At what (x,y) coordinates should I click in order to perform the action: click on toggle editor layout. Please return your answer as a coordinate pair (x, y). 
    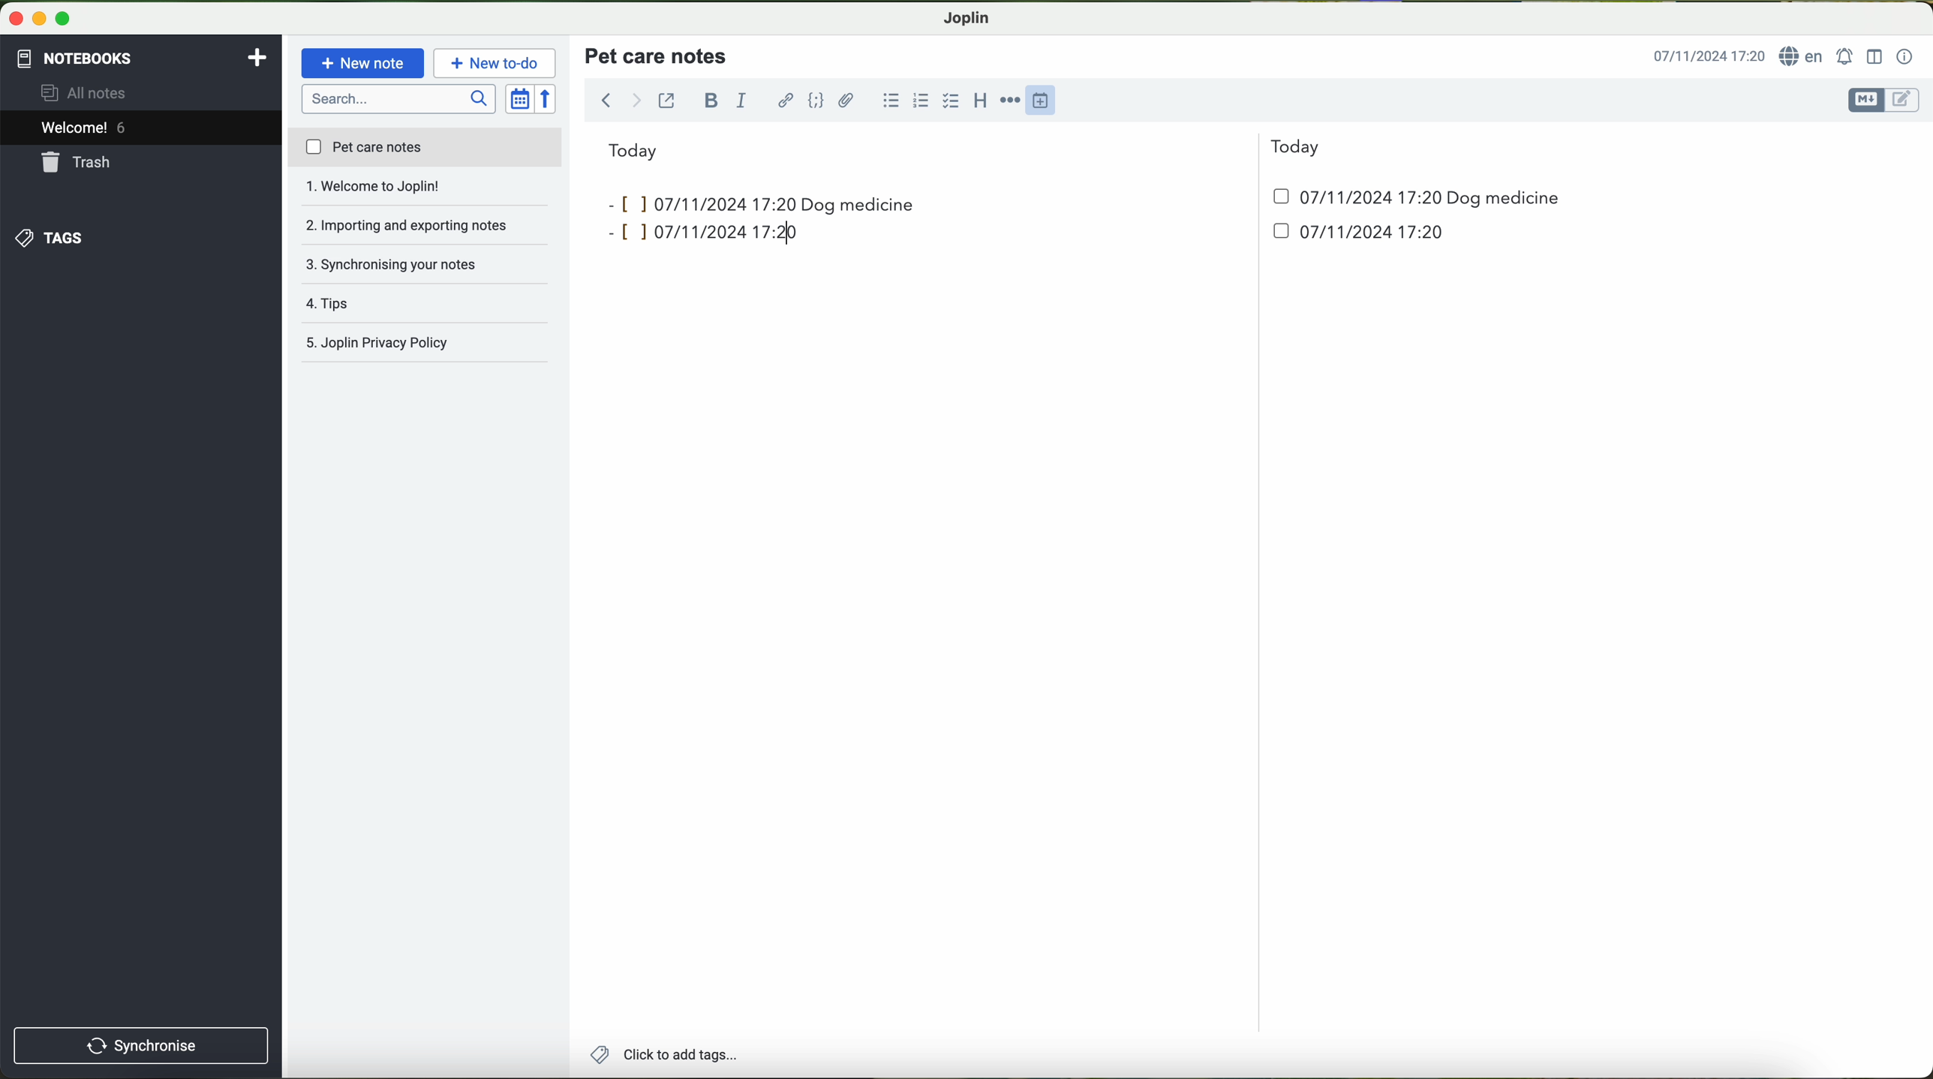
    Looking at the image, I should click on (1875, 56).